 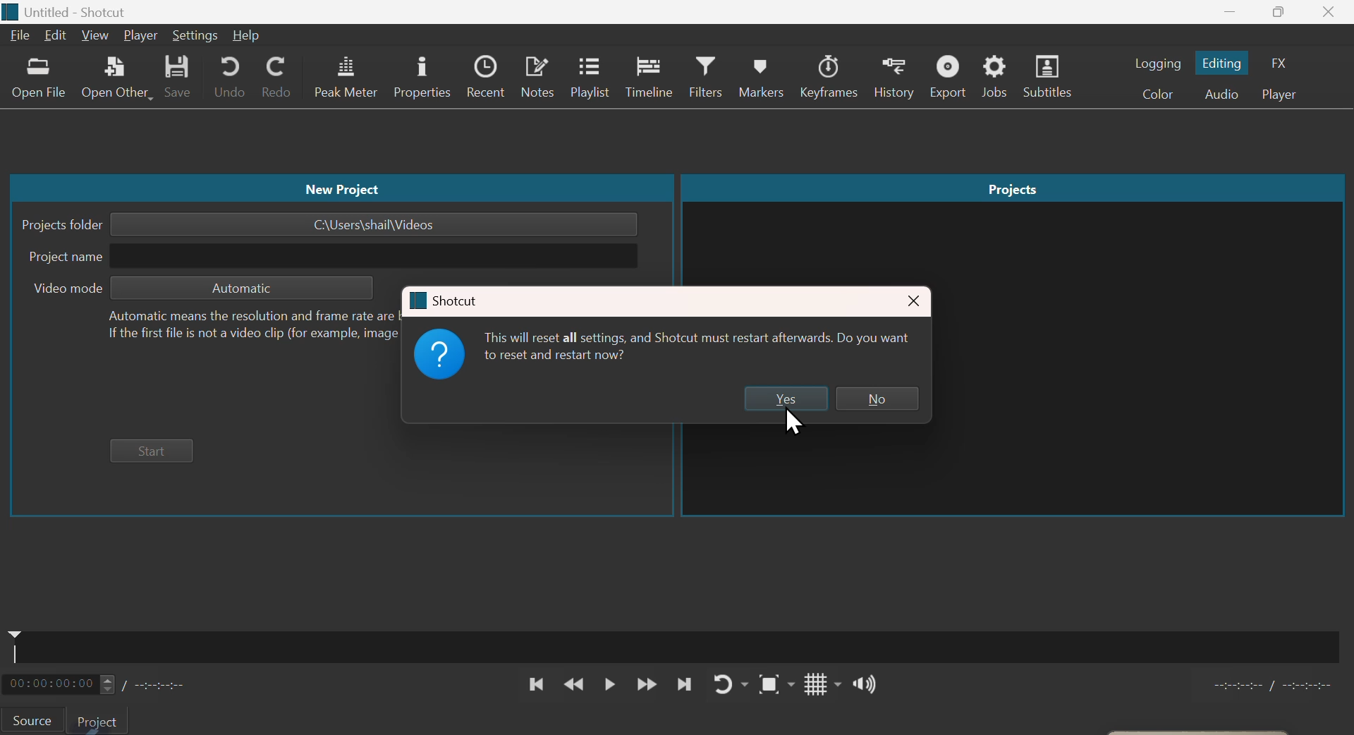 What do you see at coordinates (180, 81) in the screenshot?
I see `save` at bounding box center [180, 81].